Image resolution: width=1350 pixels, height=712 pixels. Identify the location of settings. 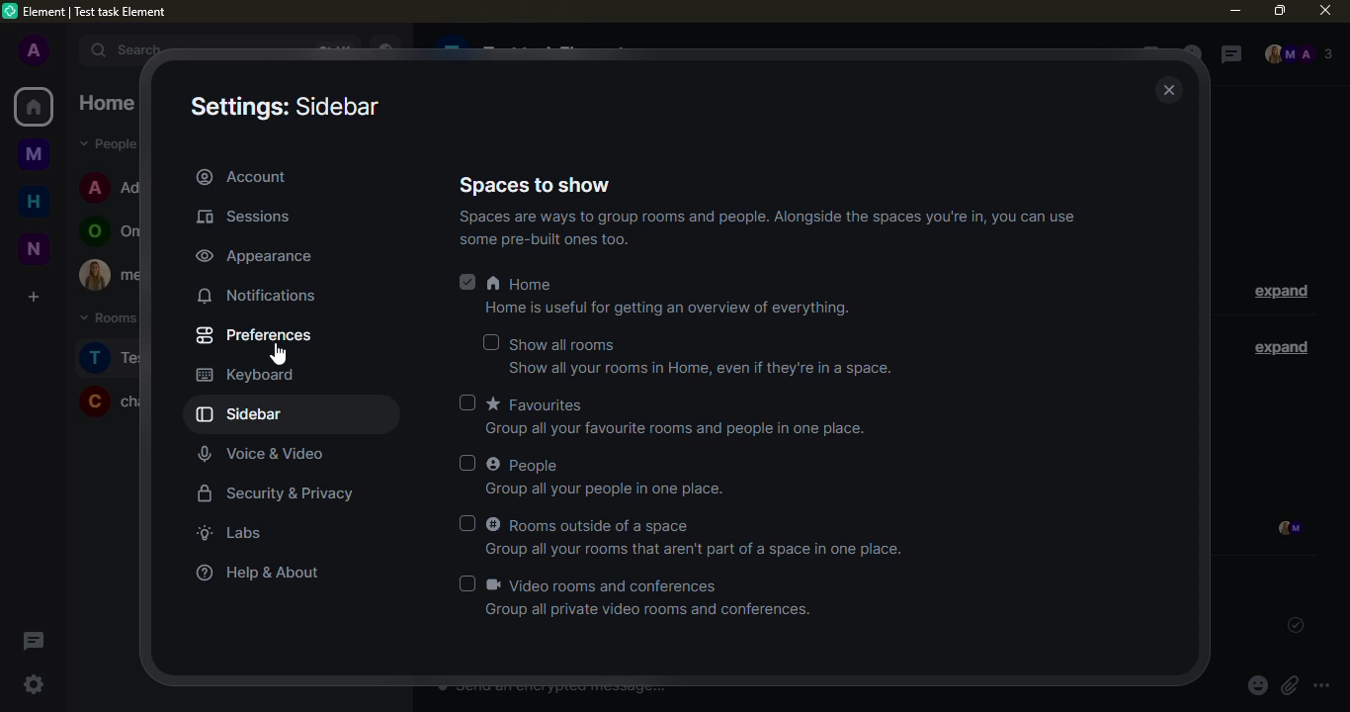
(288, 107).